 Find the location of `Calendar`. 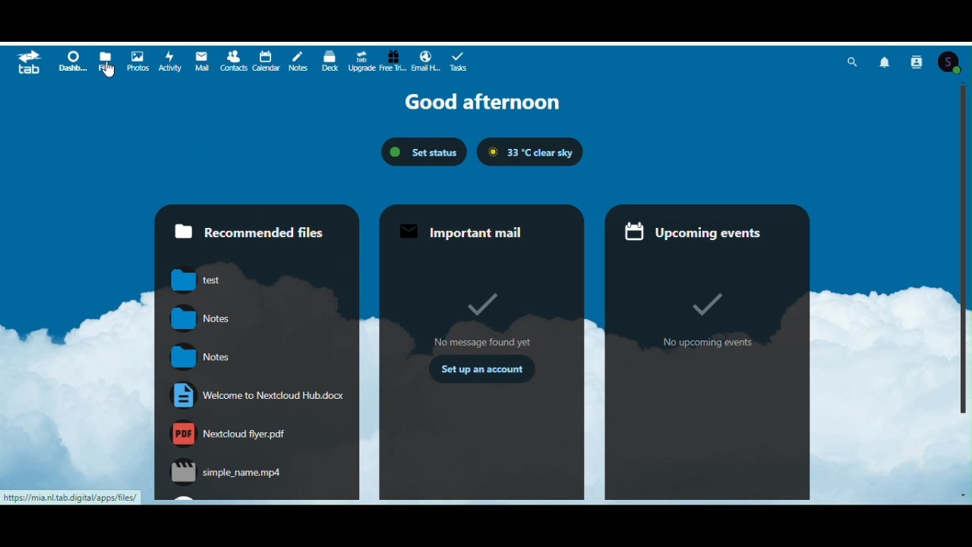

Calendar is located at coordinates (267, 60).